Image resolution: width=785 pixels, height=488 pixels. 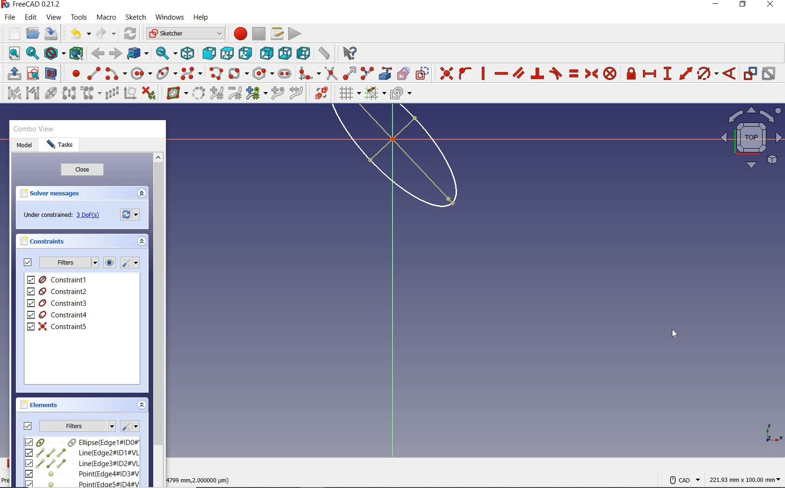 I want to click on clone, so click(x=90, y=93).